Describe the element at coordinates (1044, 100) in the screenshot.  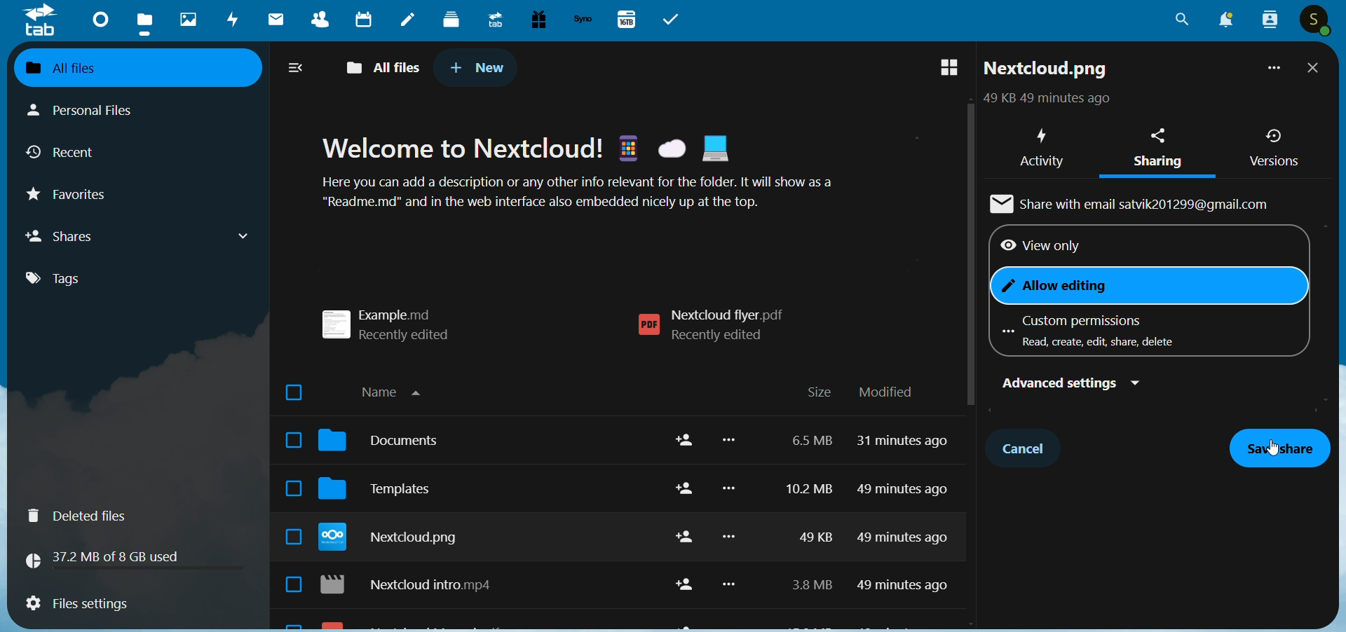
I see `status` at that location.